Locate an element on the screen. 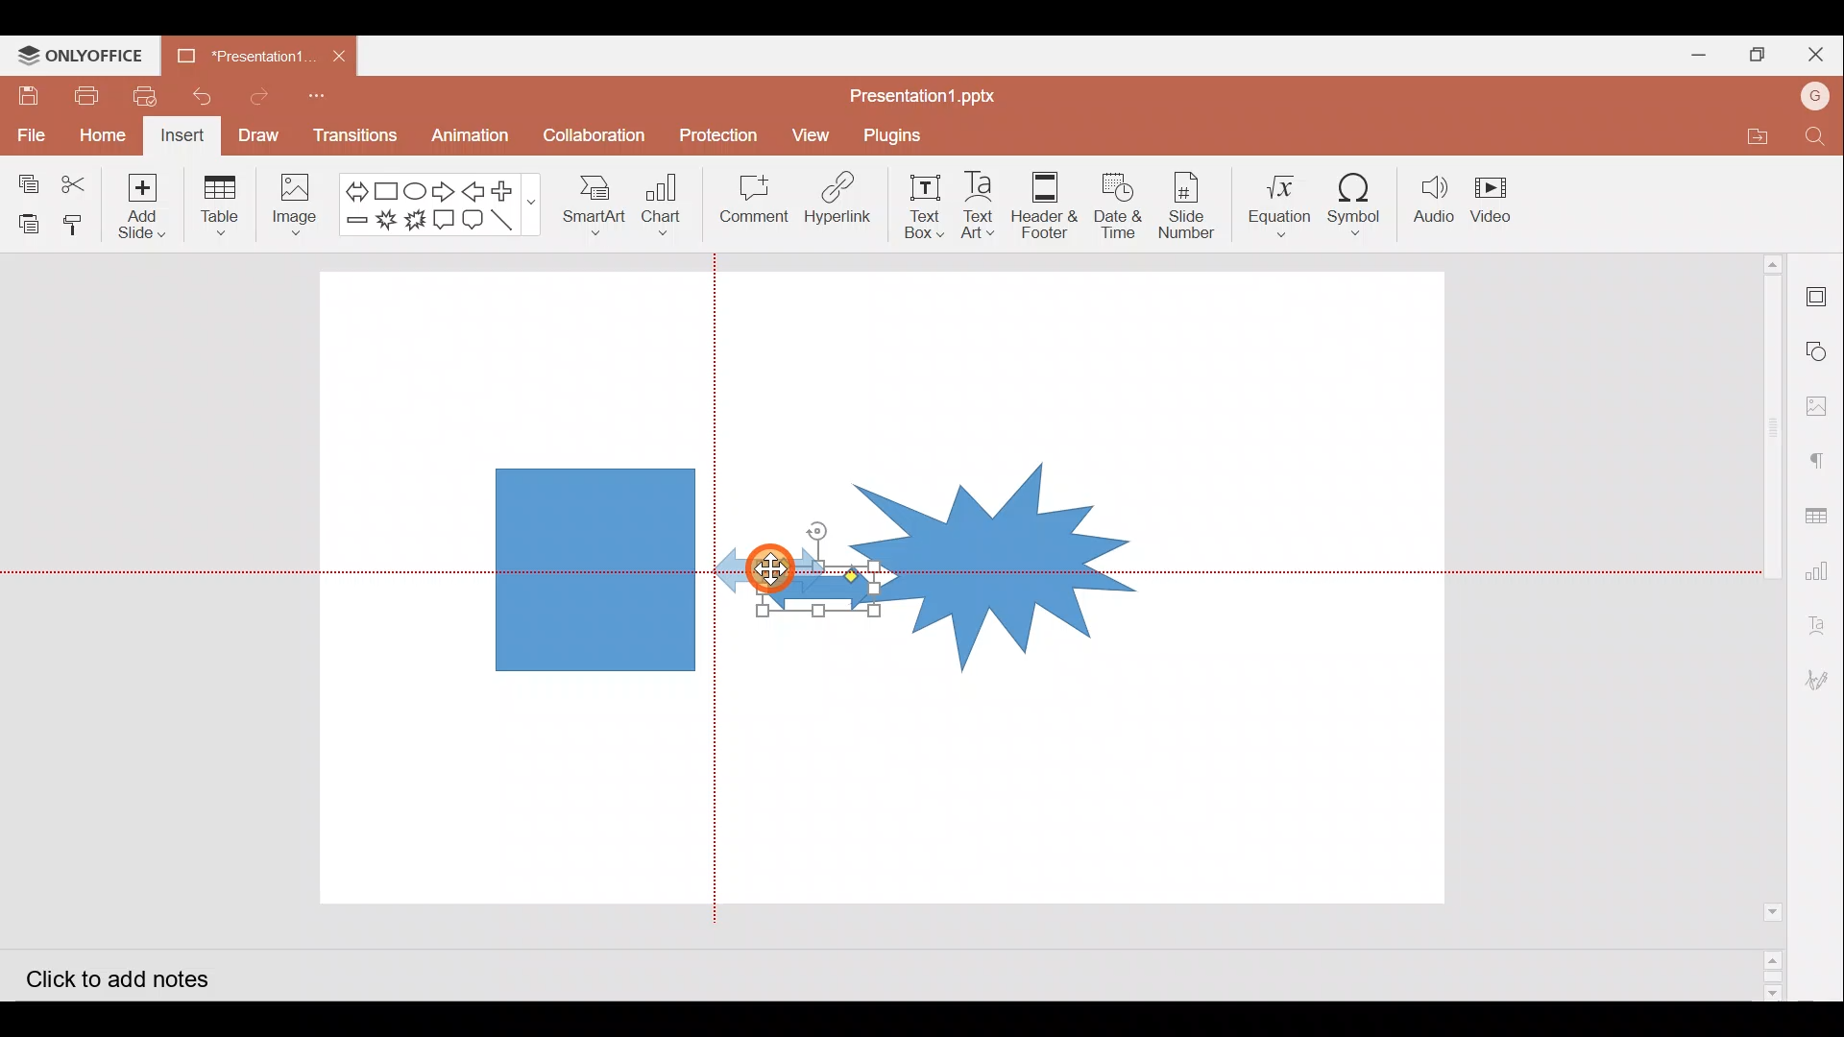  Explosion is located at coordinates (996, 543).